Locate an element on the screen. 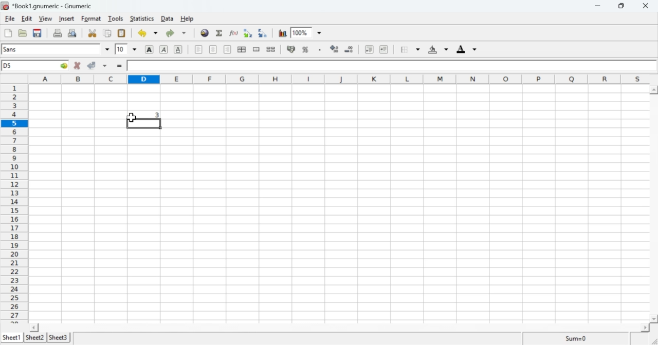 The image size is (658, 345). Format selection as percentage is located at coordinates (305, 51).